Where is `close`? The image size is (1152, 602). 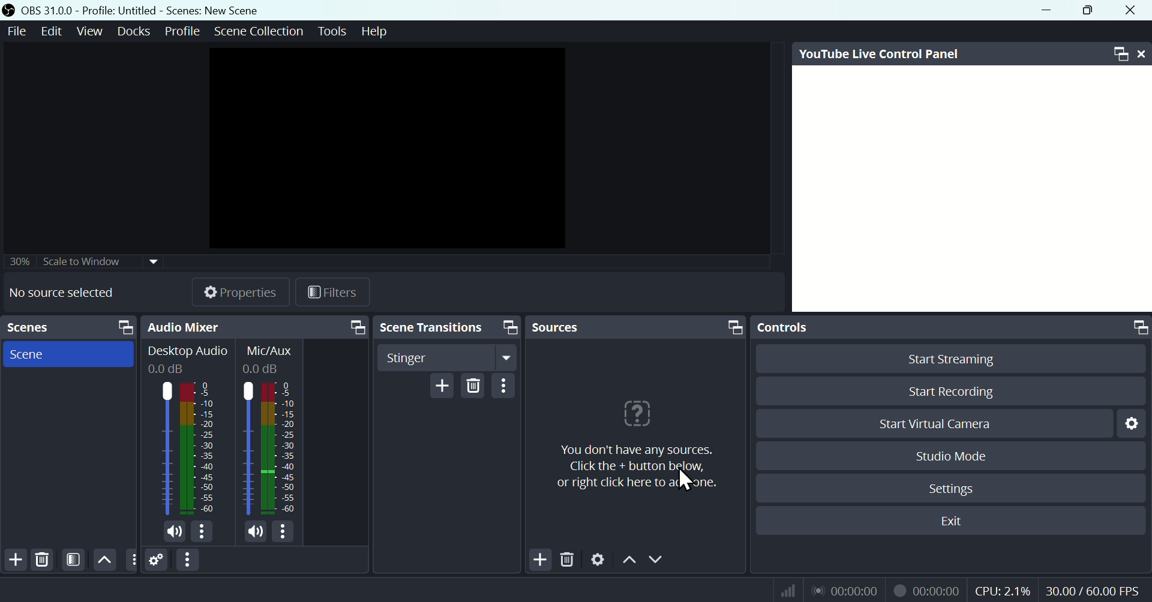 close is located at coordinates (1133, 10).